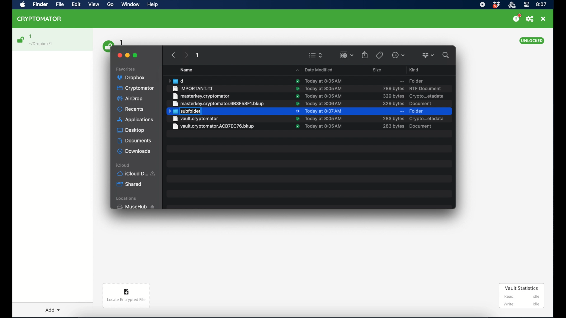  Describe the element at coordinates (201, 96) in the screenshot. I see `file name` at that location.